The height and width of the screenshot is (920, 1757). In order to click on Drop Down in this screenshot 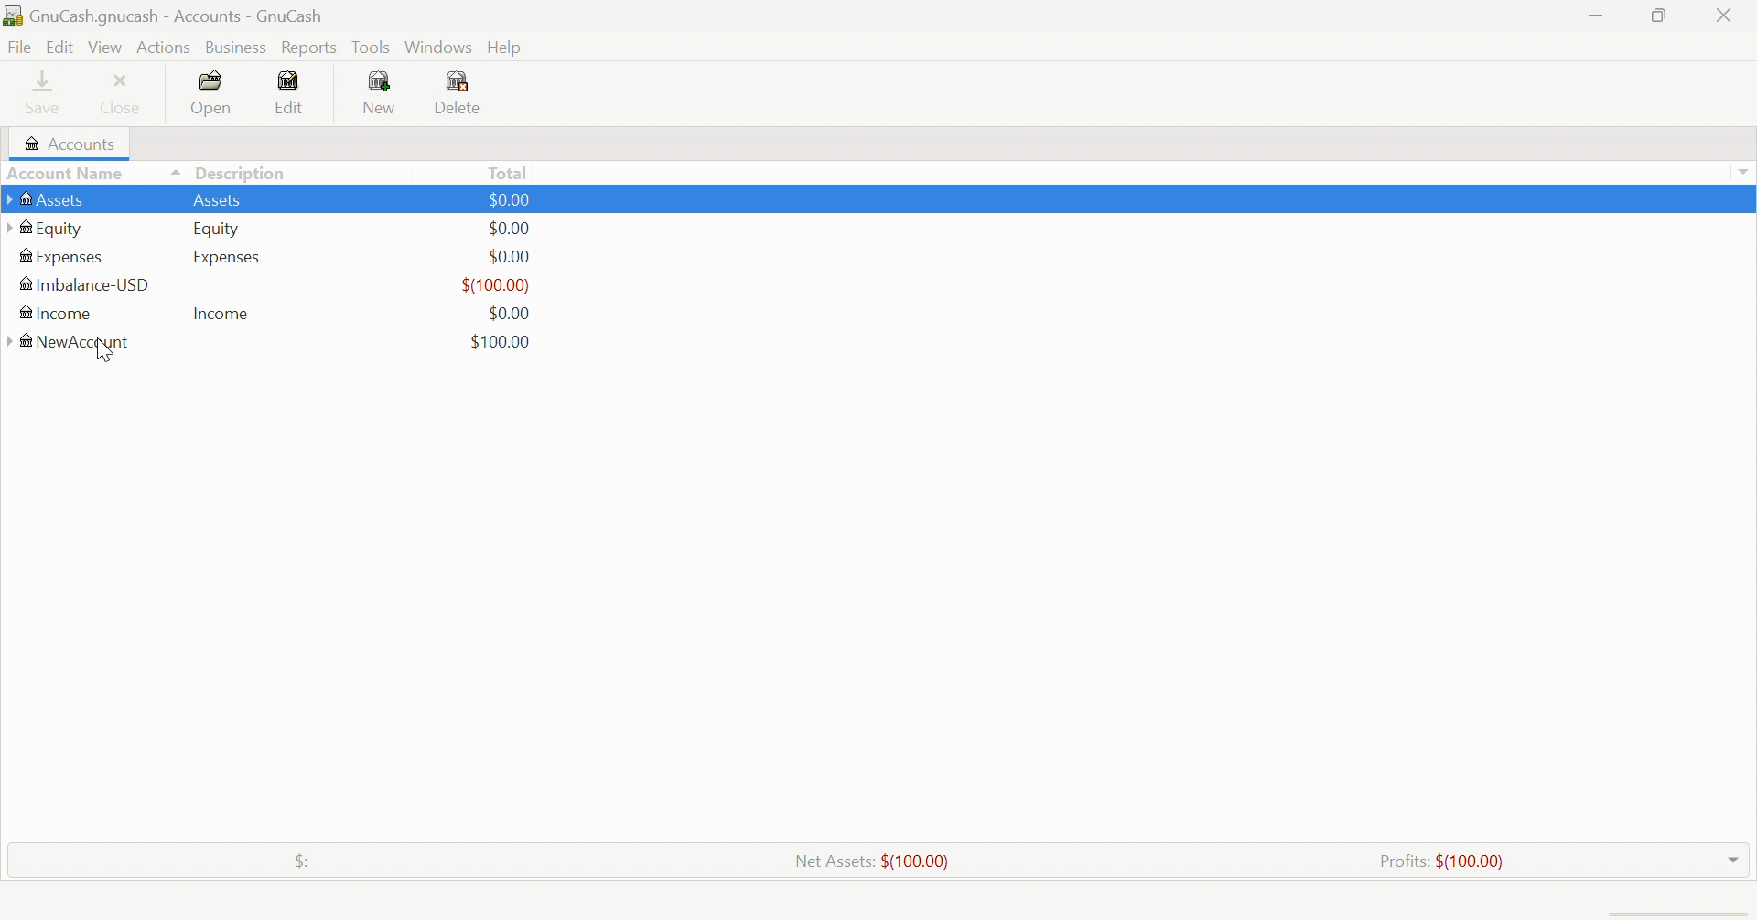, I will do `click(1730, 862)`.